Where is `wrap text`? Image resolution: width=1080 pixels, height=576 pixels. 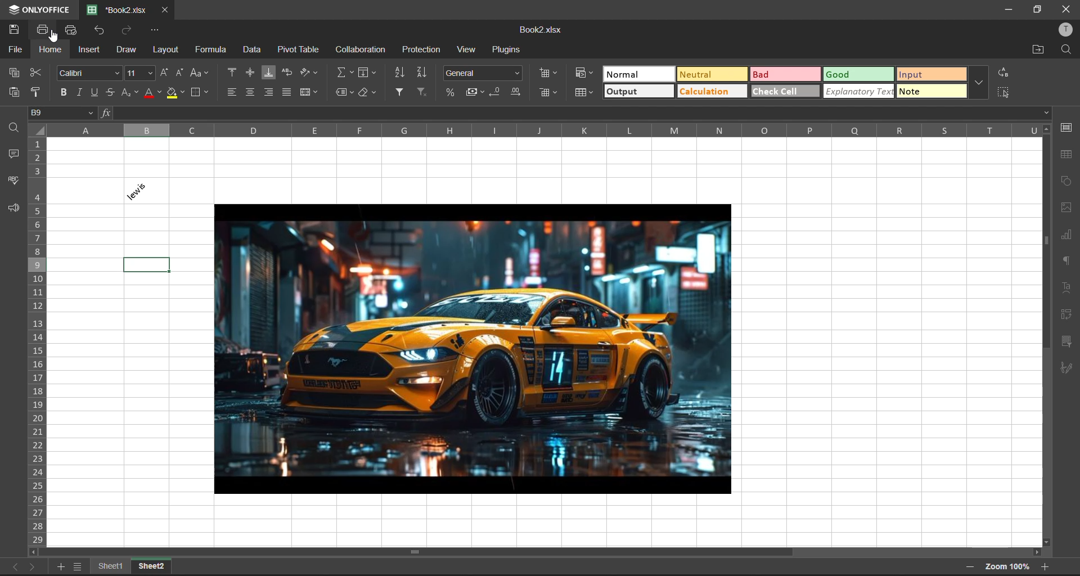 wrap text is located at coordinates (286, 74).